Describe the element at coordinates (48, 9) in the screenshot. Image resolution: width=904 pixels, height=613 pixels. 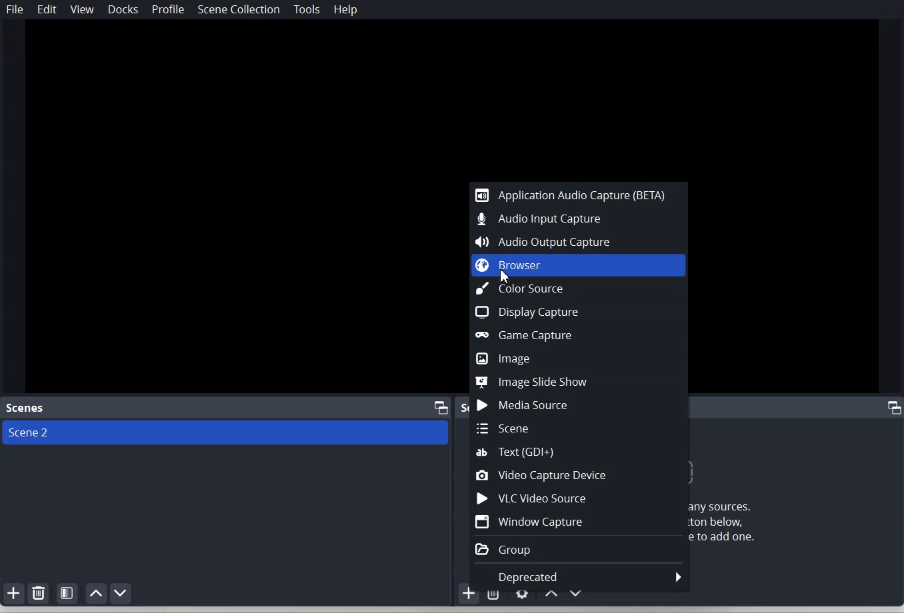
I see `Edit` at that location.